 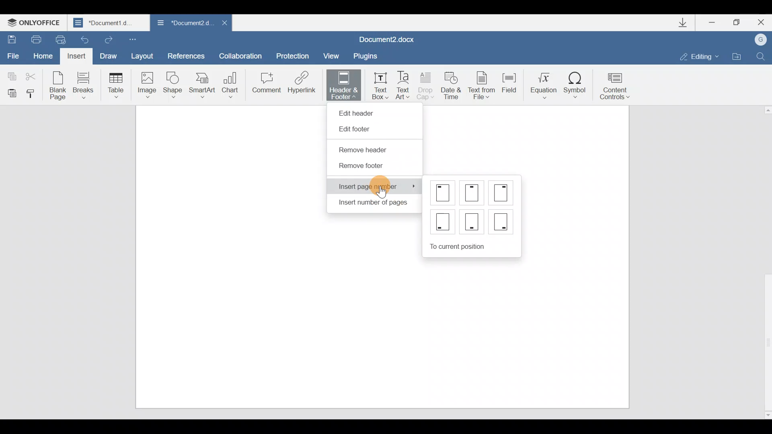 What do you see at coordinates (265, 84) in the screenshot?
I see `Comment` at bounding box center [265, 84].